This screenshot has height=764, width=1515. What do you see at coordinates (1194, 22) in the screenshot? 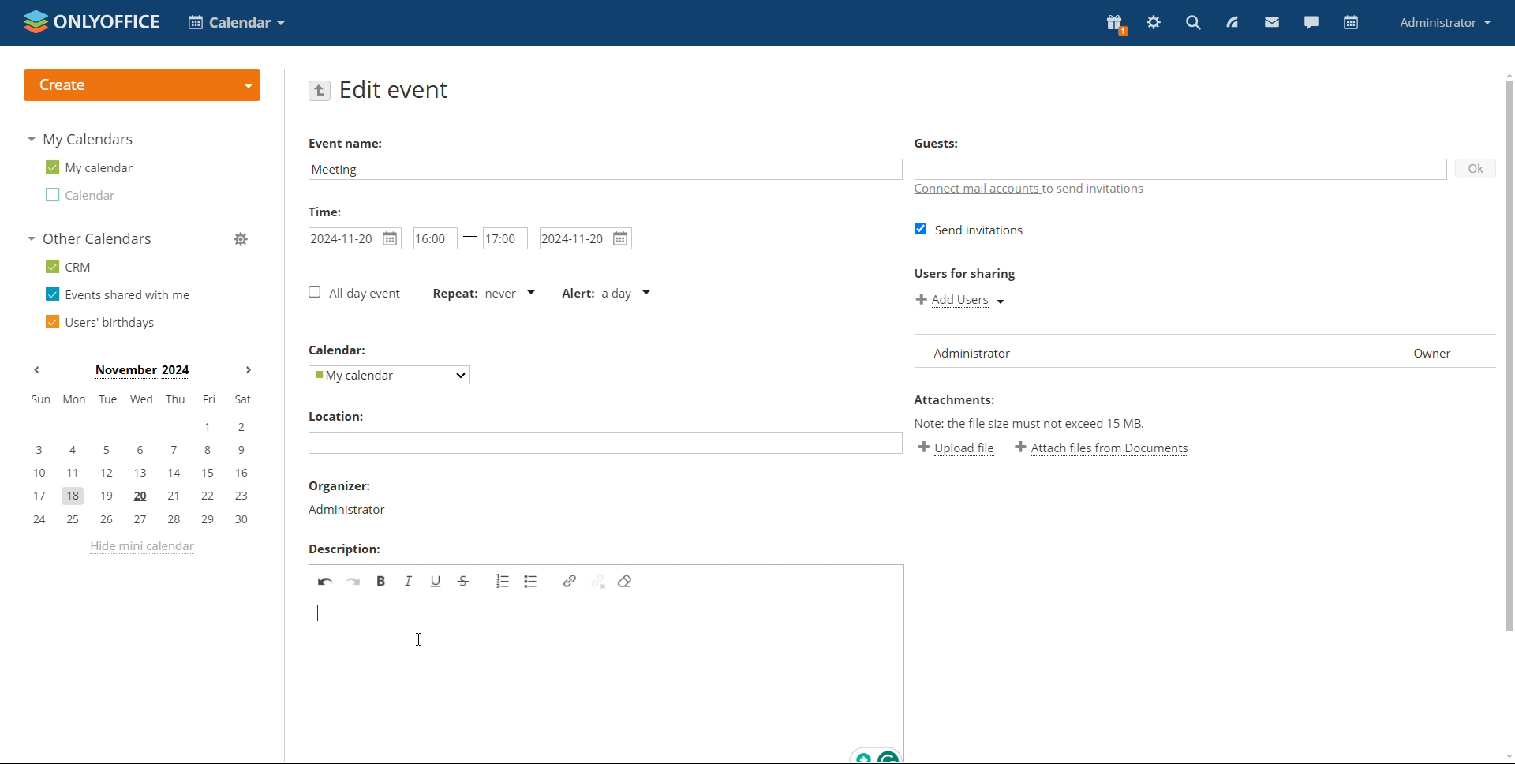
I see `search` at bounding box center [1194, 22].